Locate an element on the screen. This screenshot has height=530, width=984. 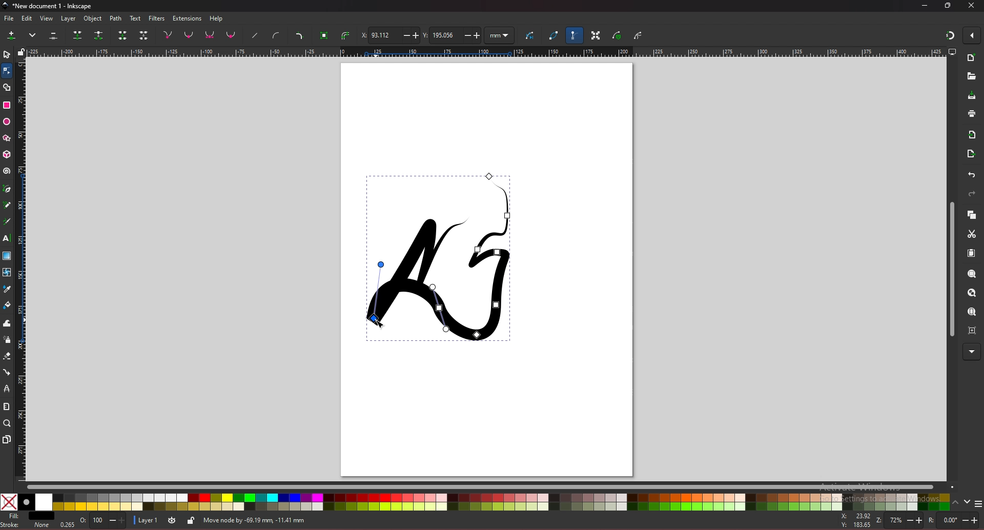
down is located at coordinates (968, 502).